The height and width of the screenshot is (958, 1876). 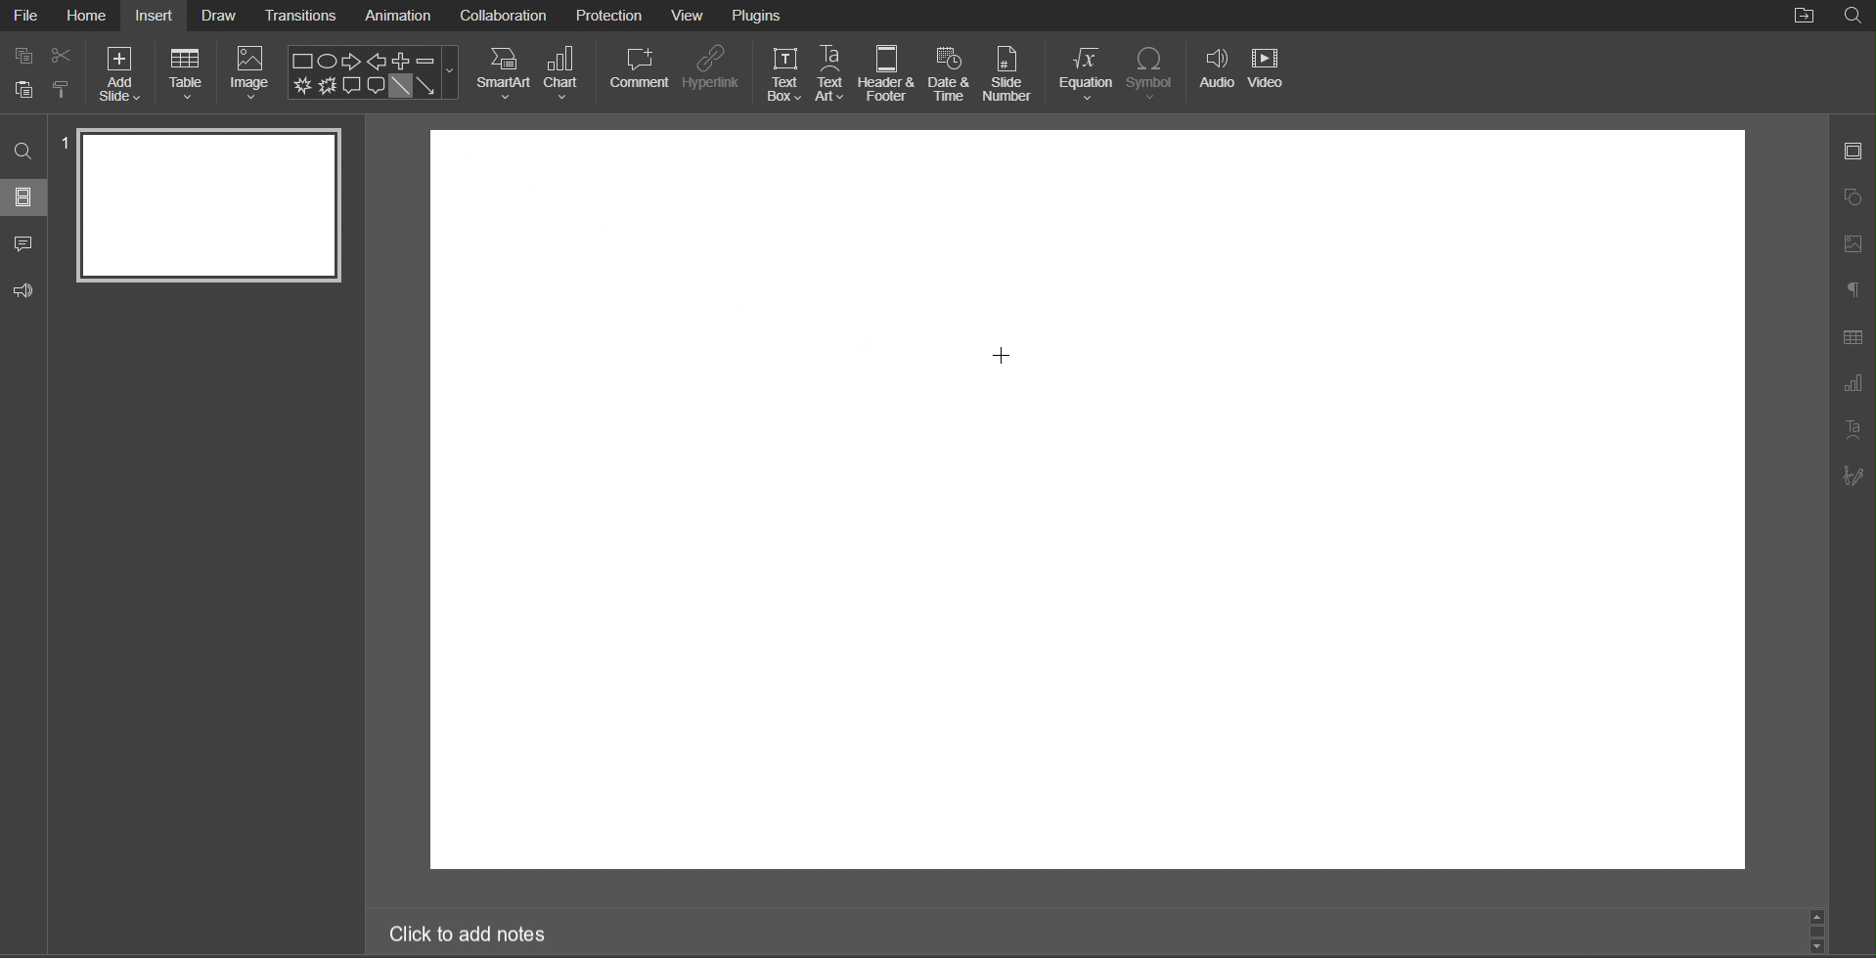 I want to click on Header & Footer, so click(x=889, y=73).